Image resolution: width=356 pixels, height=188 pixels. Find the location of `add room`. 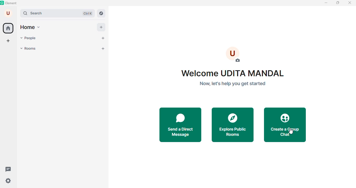

add room is located at coordinates (102, 48).